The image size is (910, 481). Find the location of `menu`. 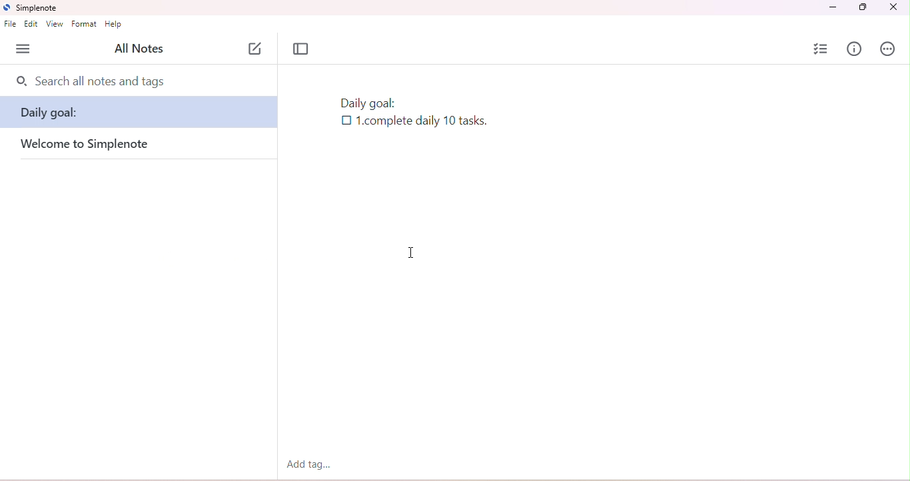

menu is located at coordinates (23, 49).